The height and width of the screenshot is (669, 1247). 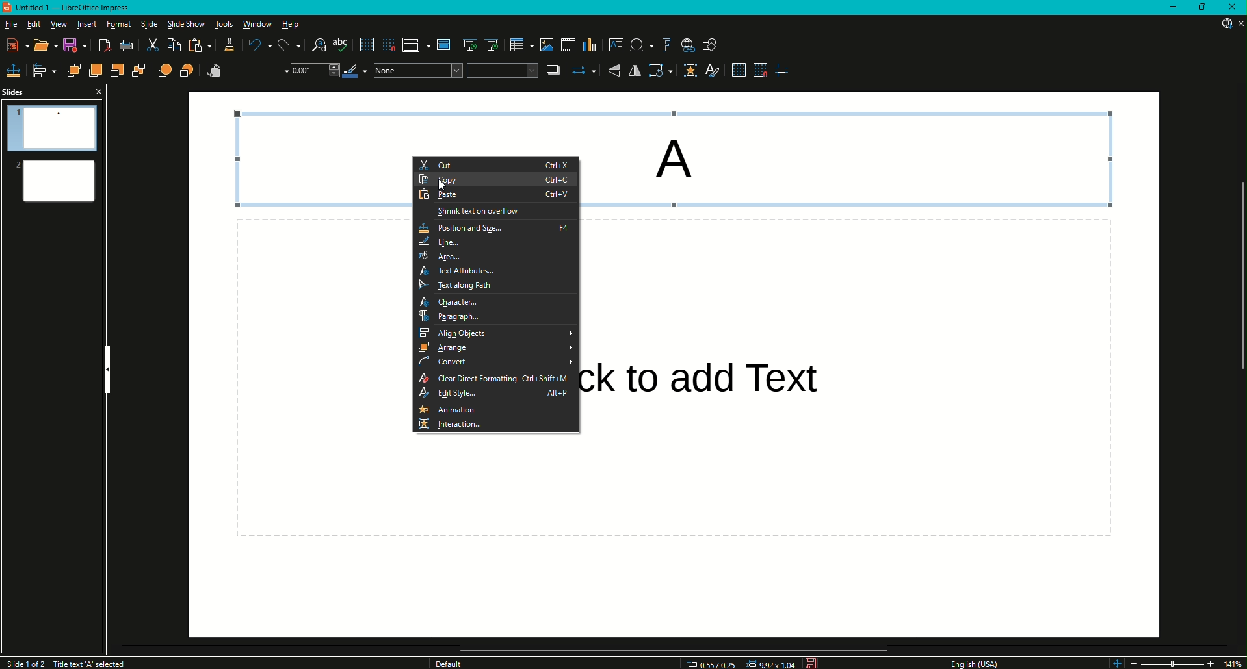 I want to click on Close, so click(x=1230, y=7).